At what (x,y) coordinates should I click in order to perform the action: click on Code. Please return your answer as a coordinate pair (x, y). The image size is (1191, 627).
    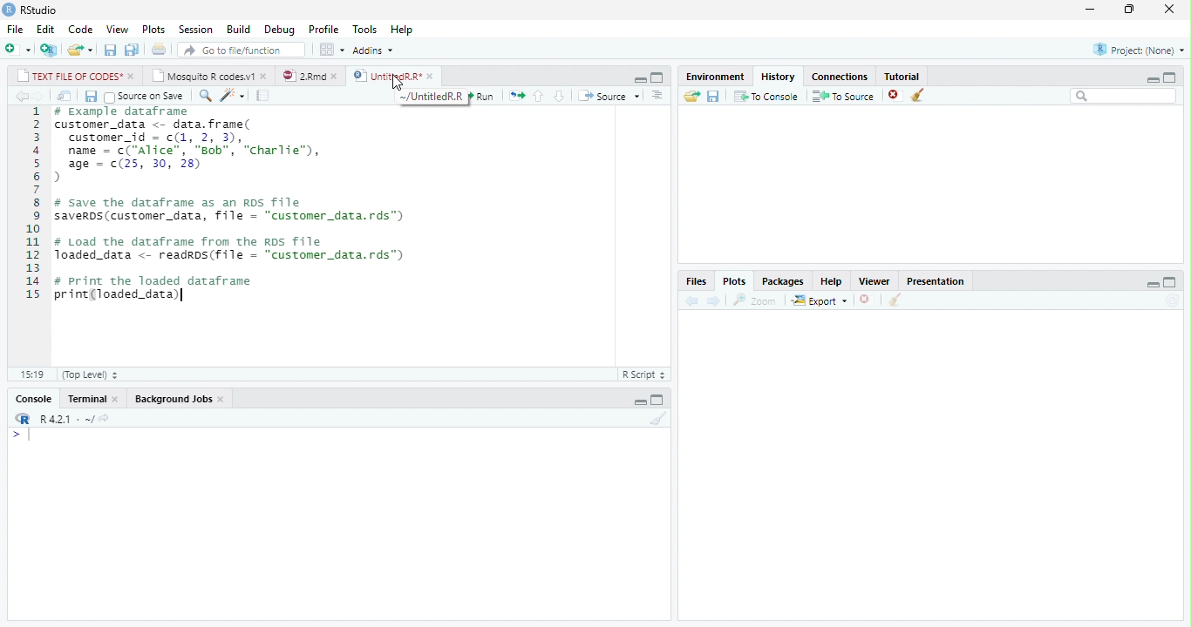
    Looking at the image, I should click on (80, 30).